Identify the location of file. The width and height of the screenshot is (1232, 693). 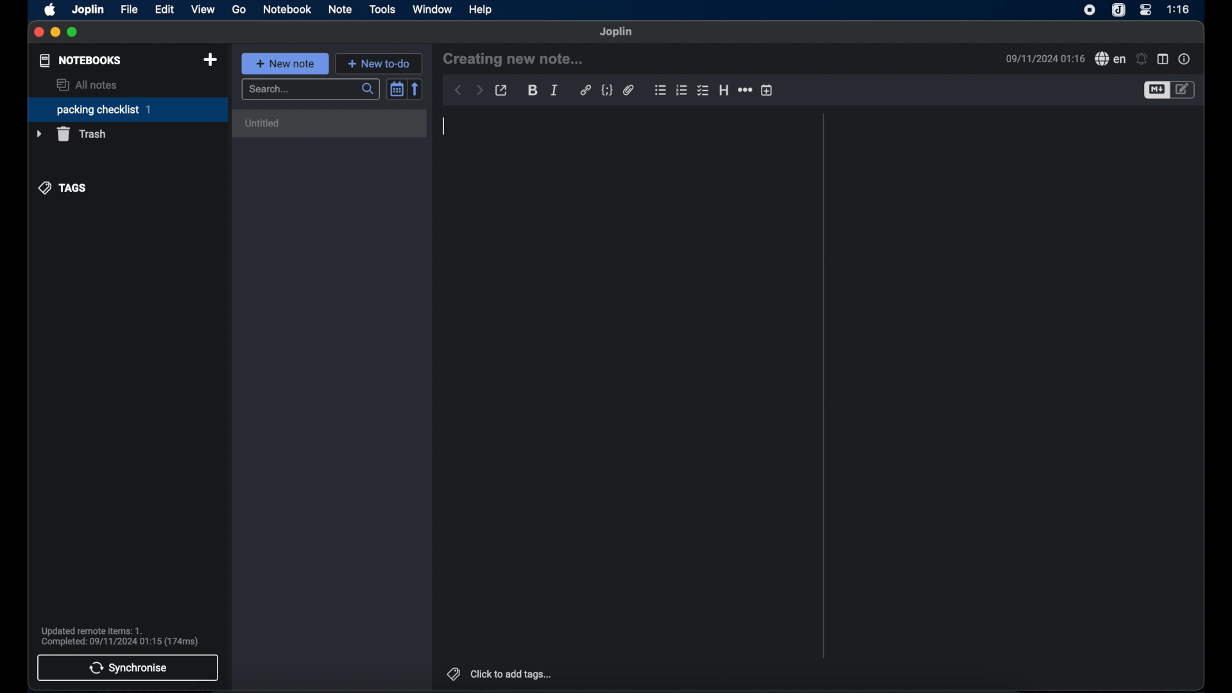
(130, 10).